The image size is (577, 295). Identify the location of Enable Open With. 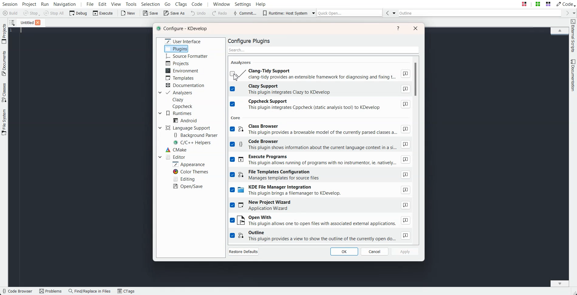
(320, 221).